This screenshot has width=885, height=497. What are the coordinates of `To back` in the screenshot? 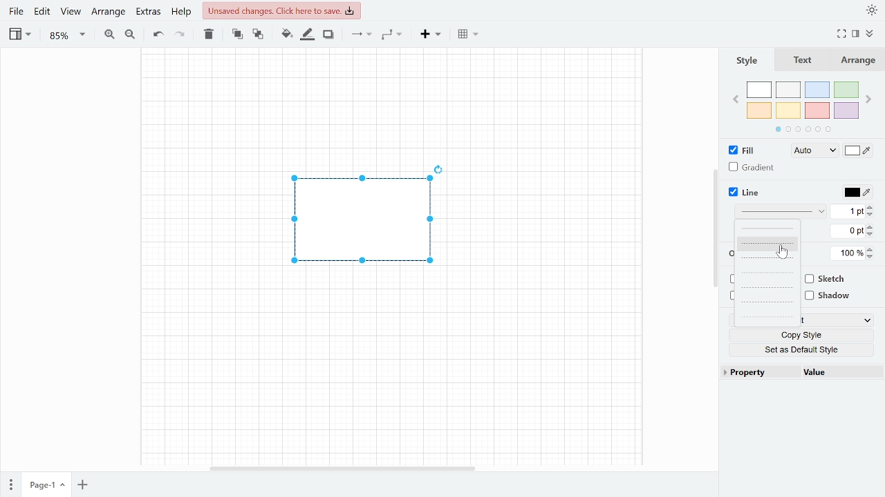 It's located at (257, 35).